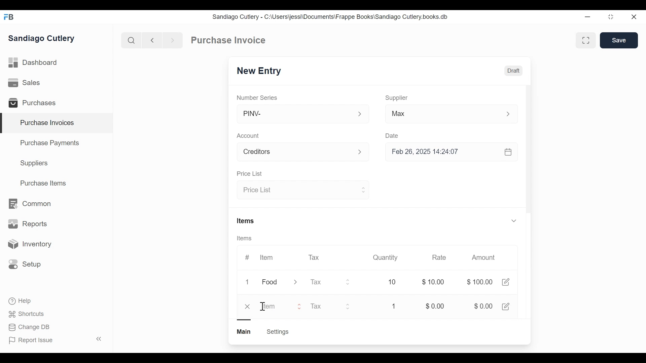 The image size is (646, 363). I want to click on close, so click(248, 307).